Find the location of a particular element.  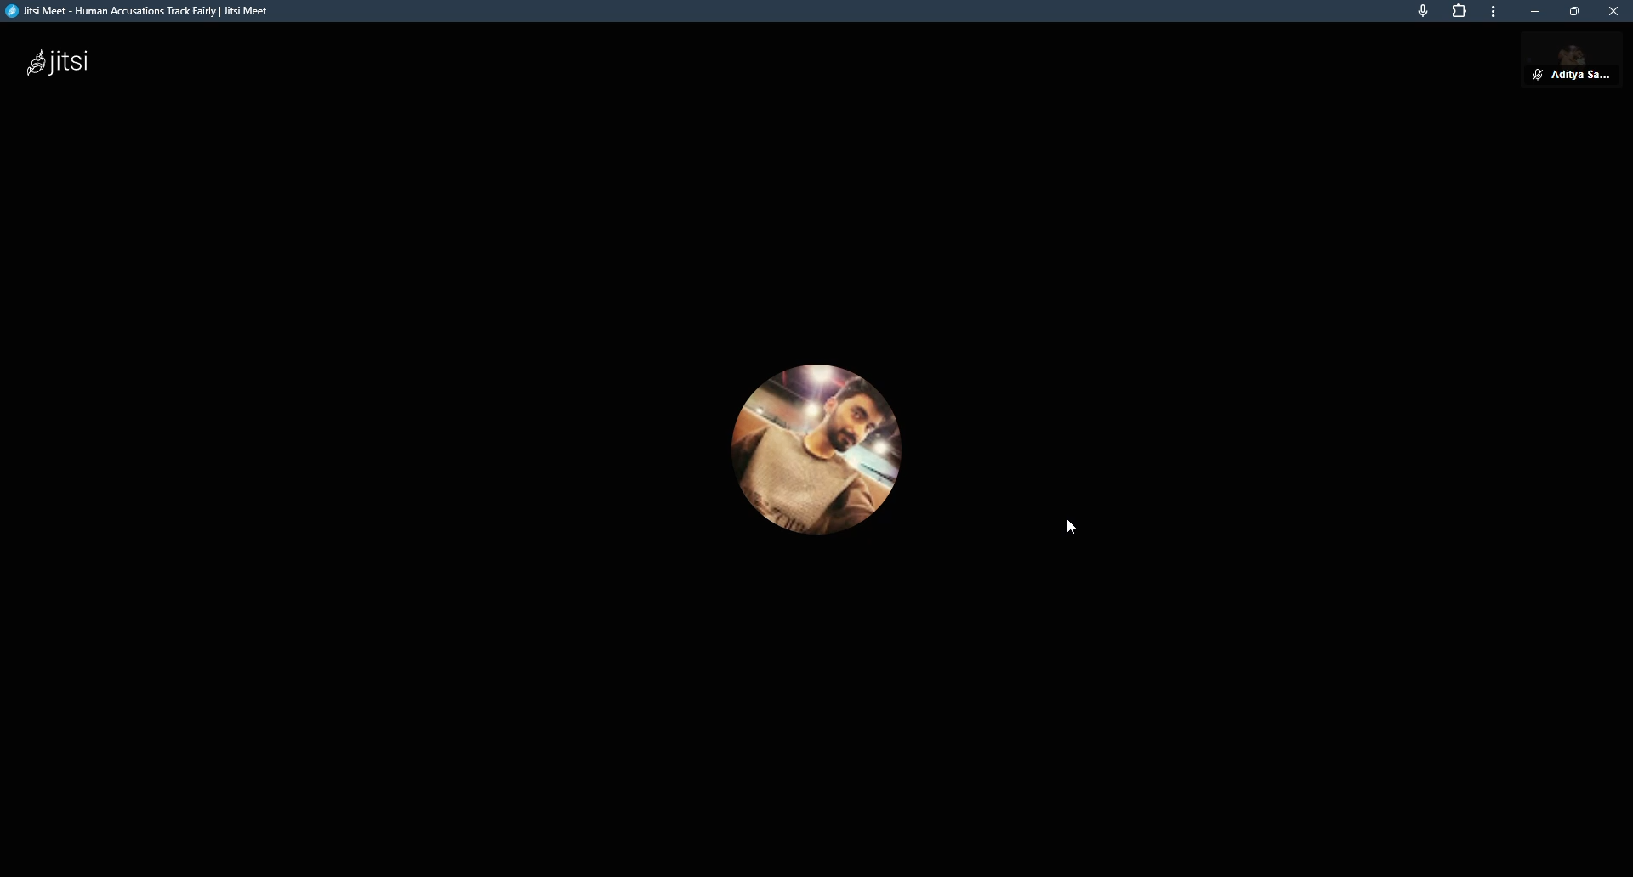

unmute is located at coordinates (1533, 74).